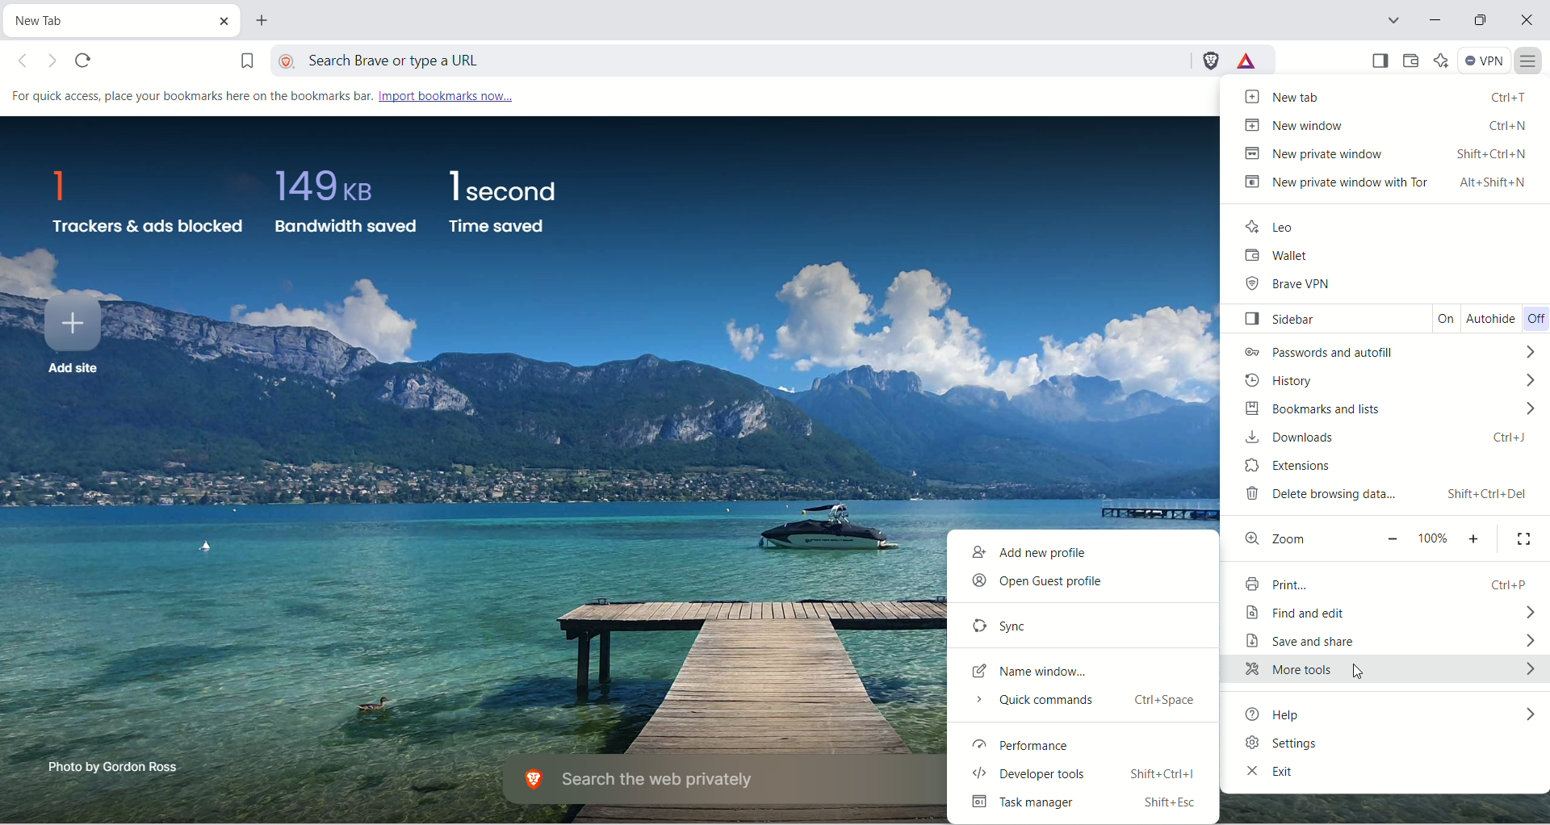  Describe the element at coordinates (1081, 622) in the screenshot. I see `sync` at that location.